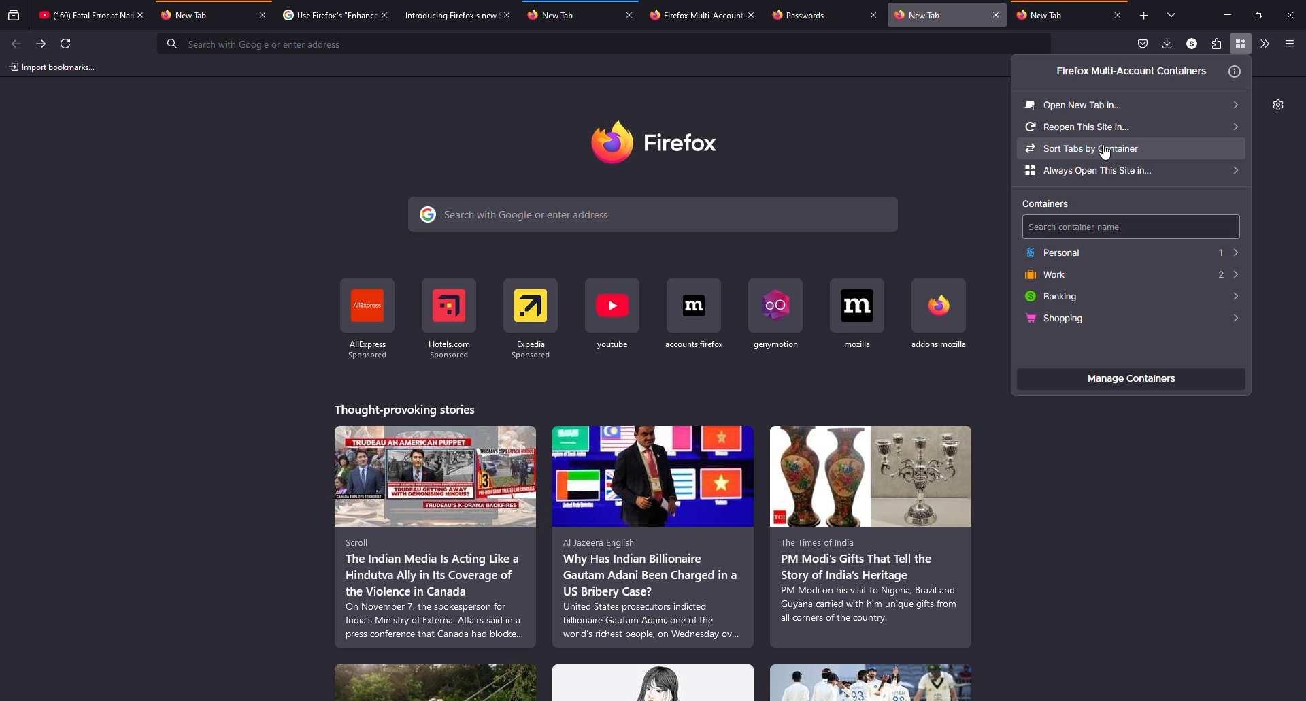  I want to click on tab, so click(80, 15).